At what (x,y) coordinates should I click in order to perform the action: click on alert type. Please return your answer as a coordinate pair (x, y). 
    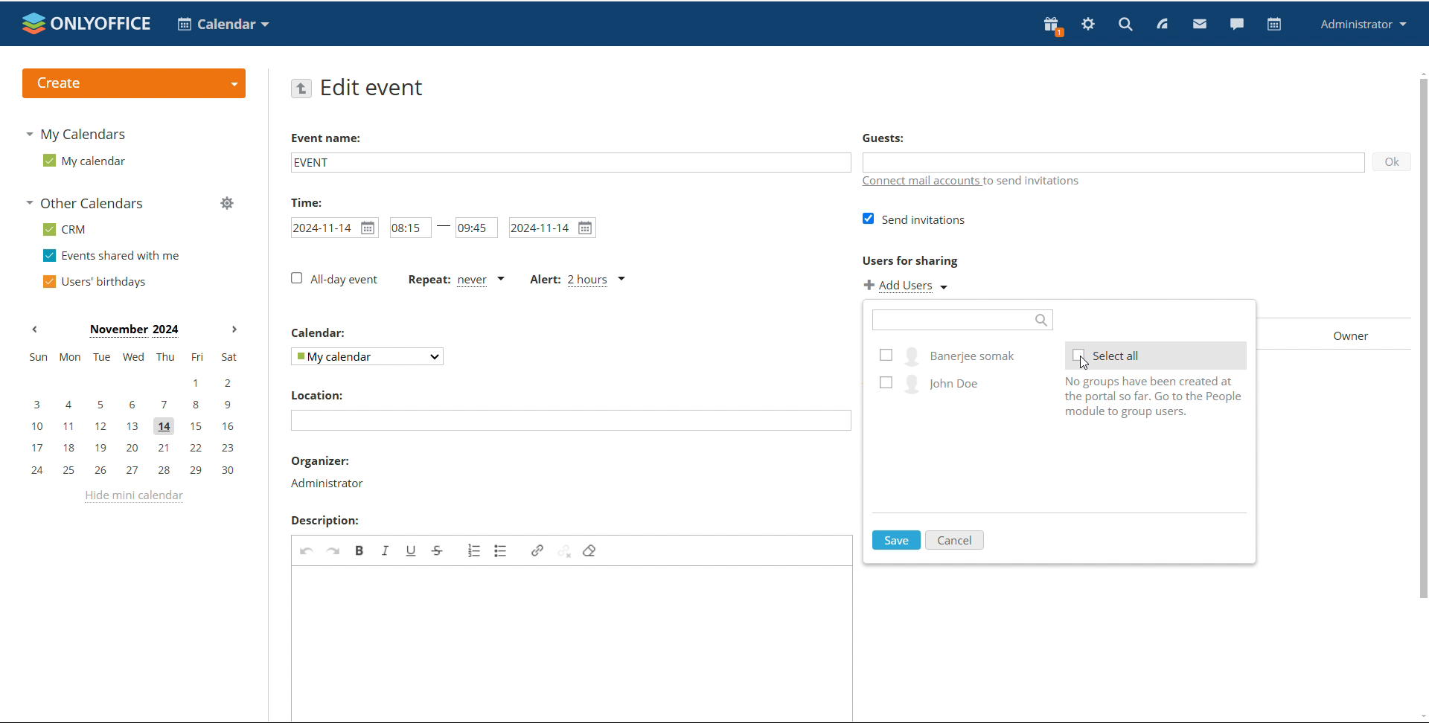
    Looking at the image, I should click on (579, 280).